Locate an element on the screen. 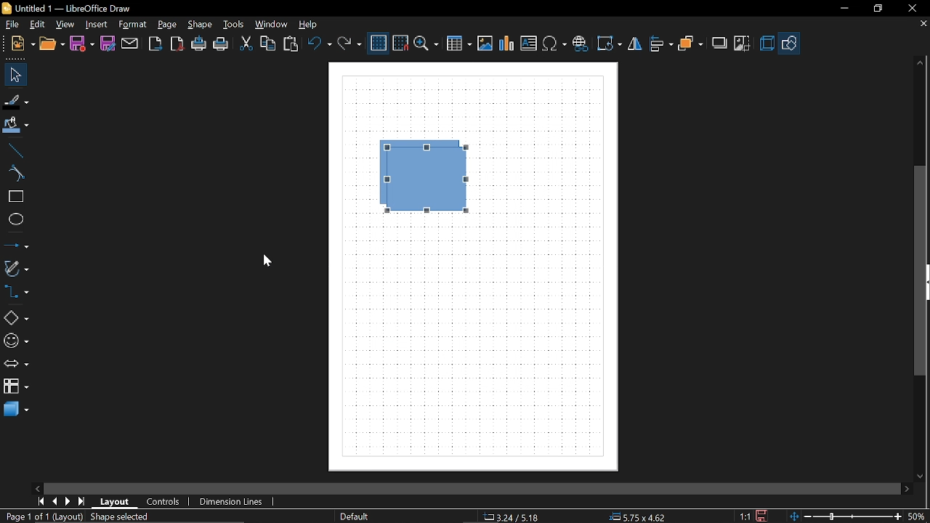  New is located at coordinates (23, 45).